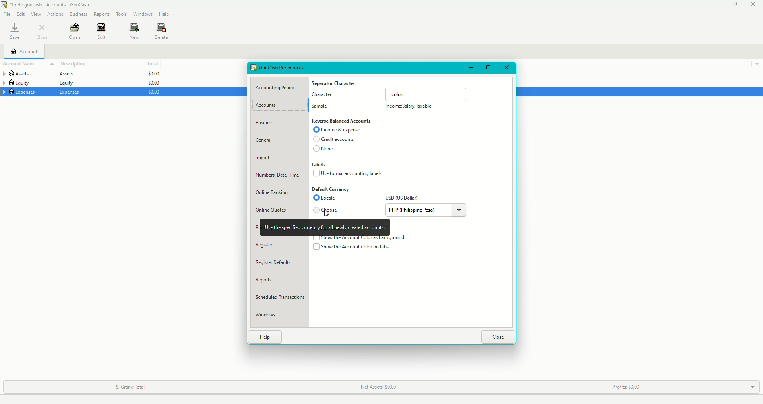 This screenshot has height=404, width=763. I want to click on Delete, so click(162, 33).